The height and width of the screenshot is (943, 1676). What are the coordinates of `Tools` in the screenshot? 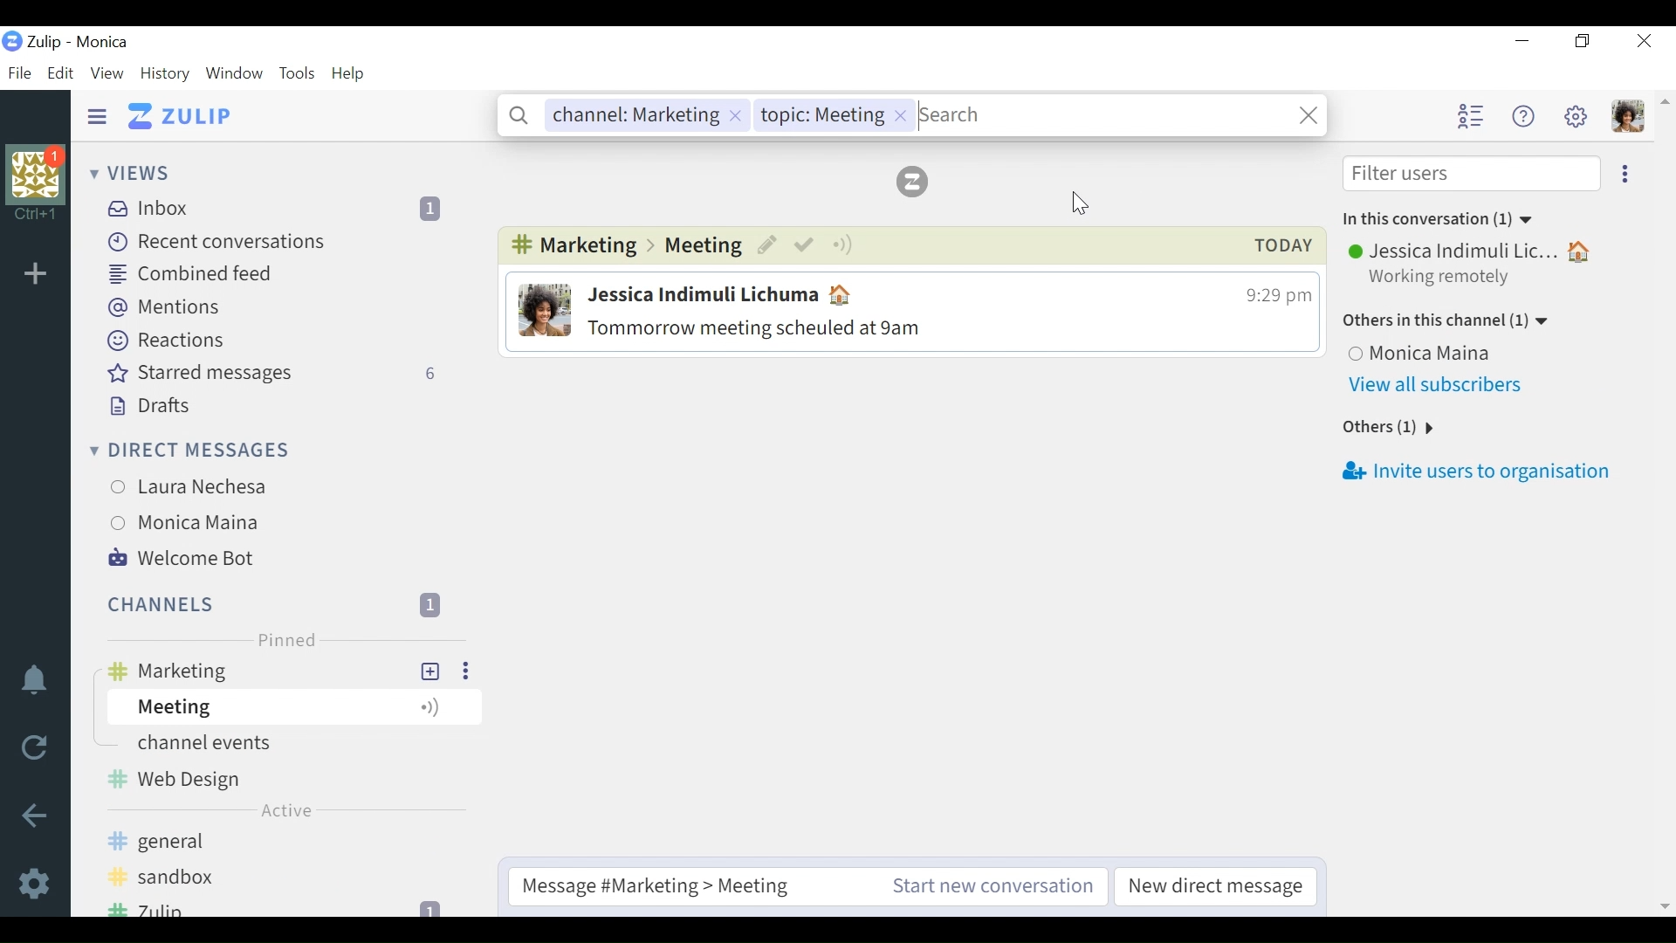 It's located at (297, 73).